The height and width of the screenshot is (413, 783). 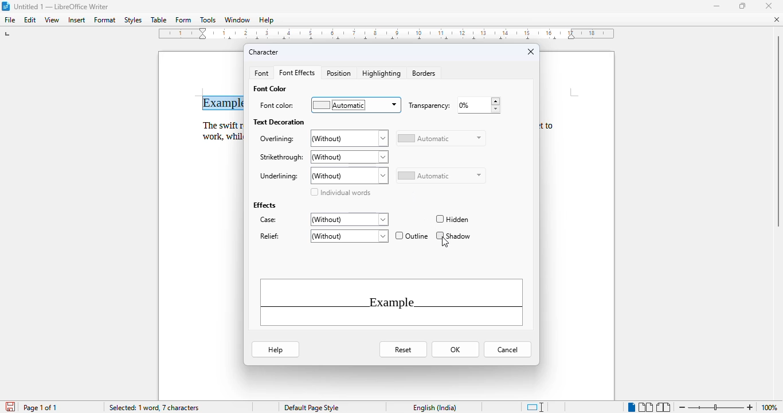 What do you see at coordinates (323, 157) in the screenshot?
I see `strikethrough: (Without)` at bounding box center [323, 157].